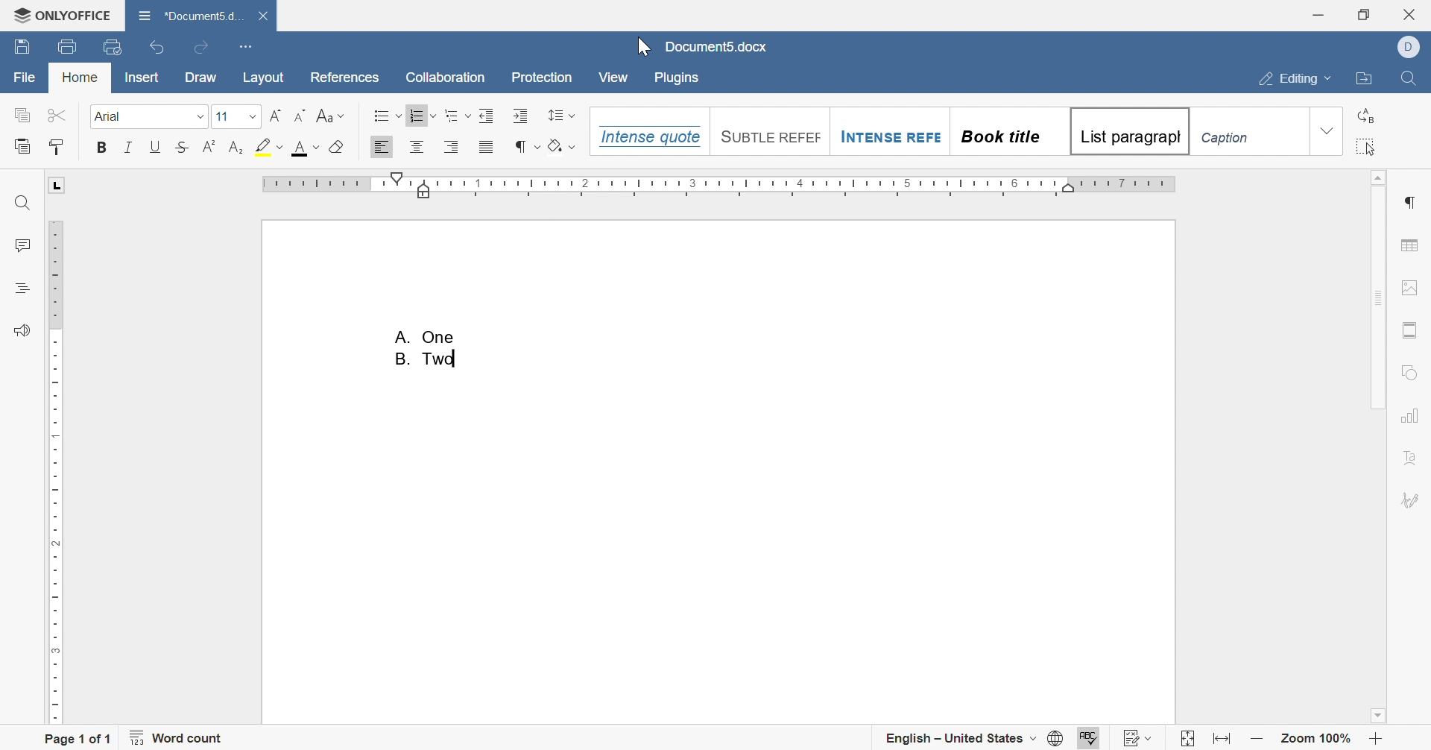 This screenshot has width=1431, height=750. I want to click on Align Left, so click(382, 146).